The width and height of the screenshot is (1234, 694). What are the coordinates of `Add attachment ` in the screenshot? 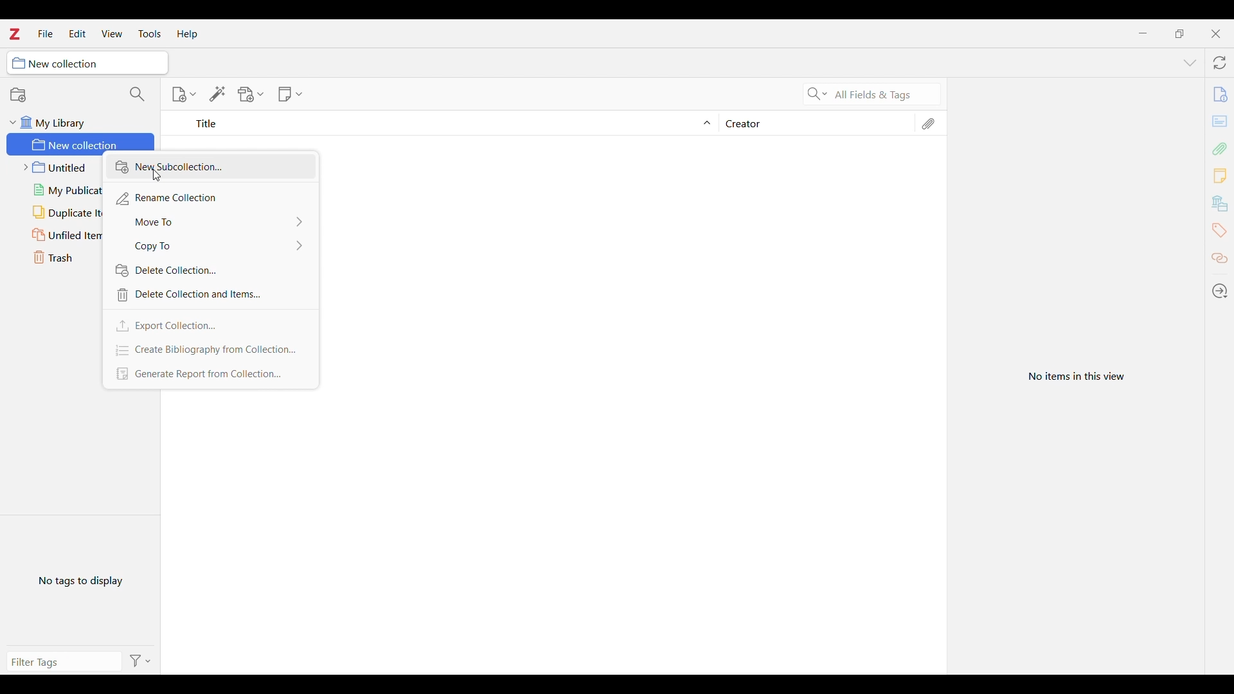 It's located at (1221, 148).